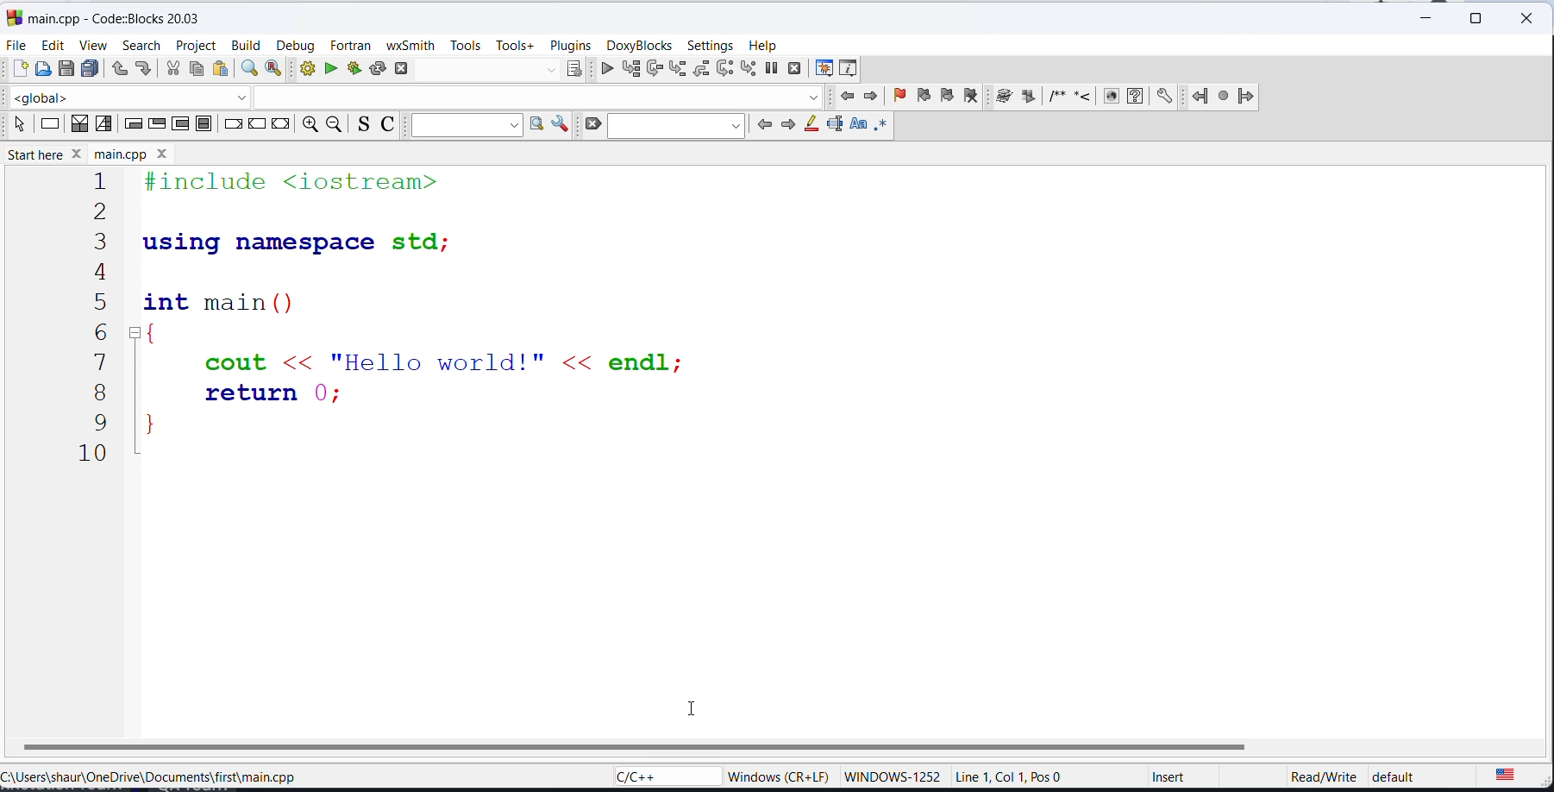 Image resolution: width=1554 pixels, height=792 pixels. I want to click on select, so click(18, 126).